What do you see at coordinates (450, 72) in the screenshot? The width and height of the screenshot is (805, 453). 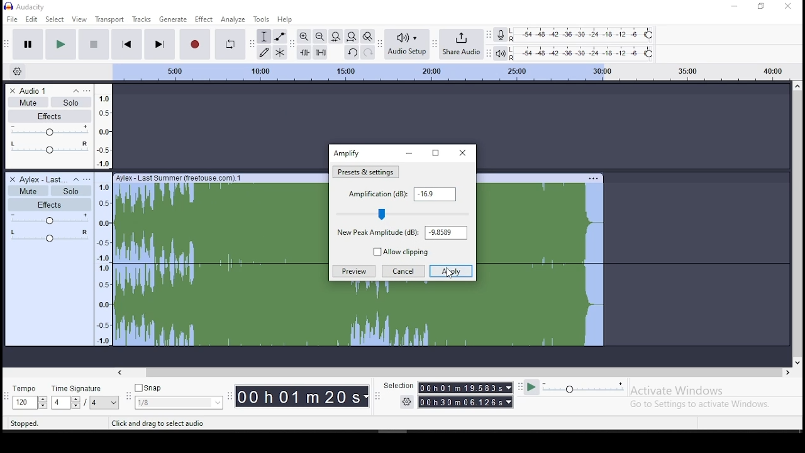 I see `scale` at bounding box center [450, 72].